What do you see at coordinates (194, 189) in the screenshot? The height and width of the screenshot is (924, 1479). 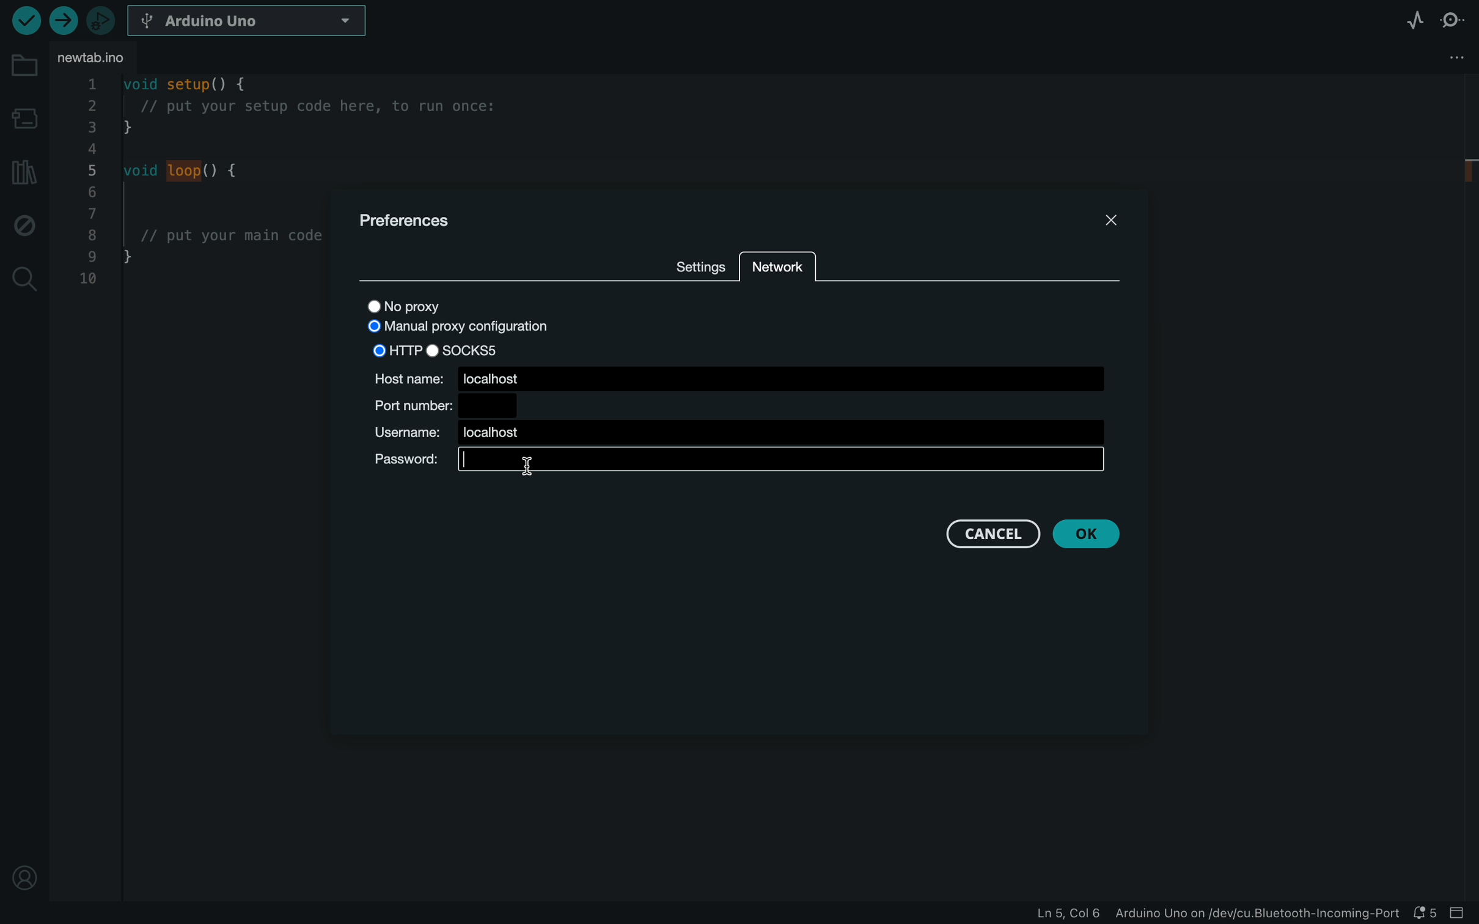 I see `code` at bounding box center [194, 189].